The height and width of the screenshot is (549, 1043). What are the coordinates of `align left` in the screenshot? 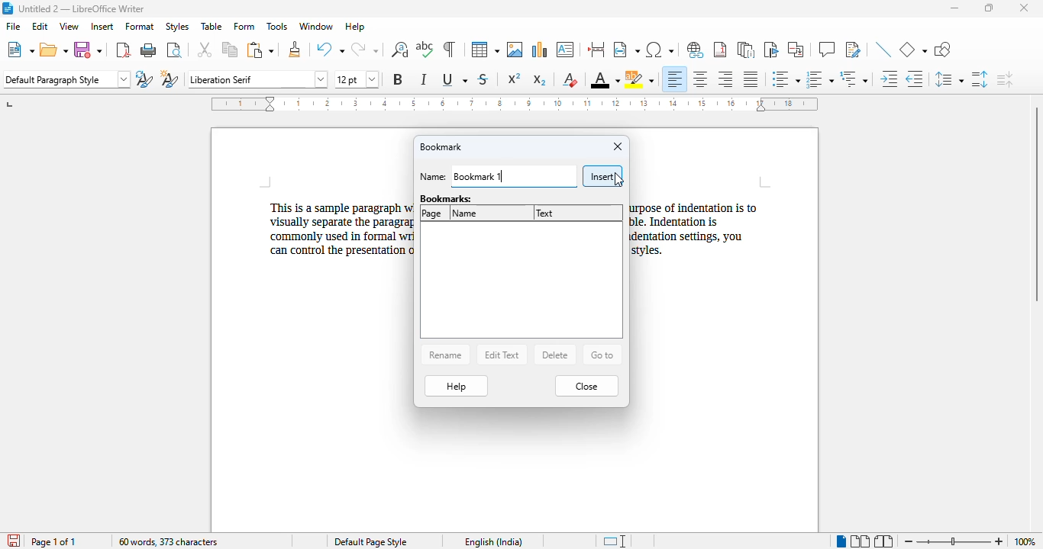 It's located at (673, 79).